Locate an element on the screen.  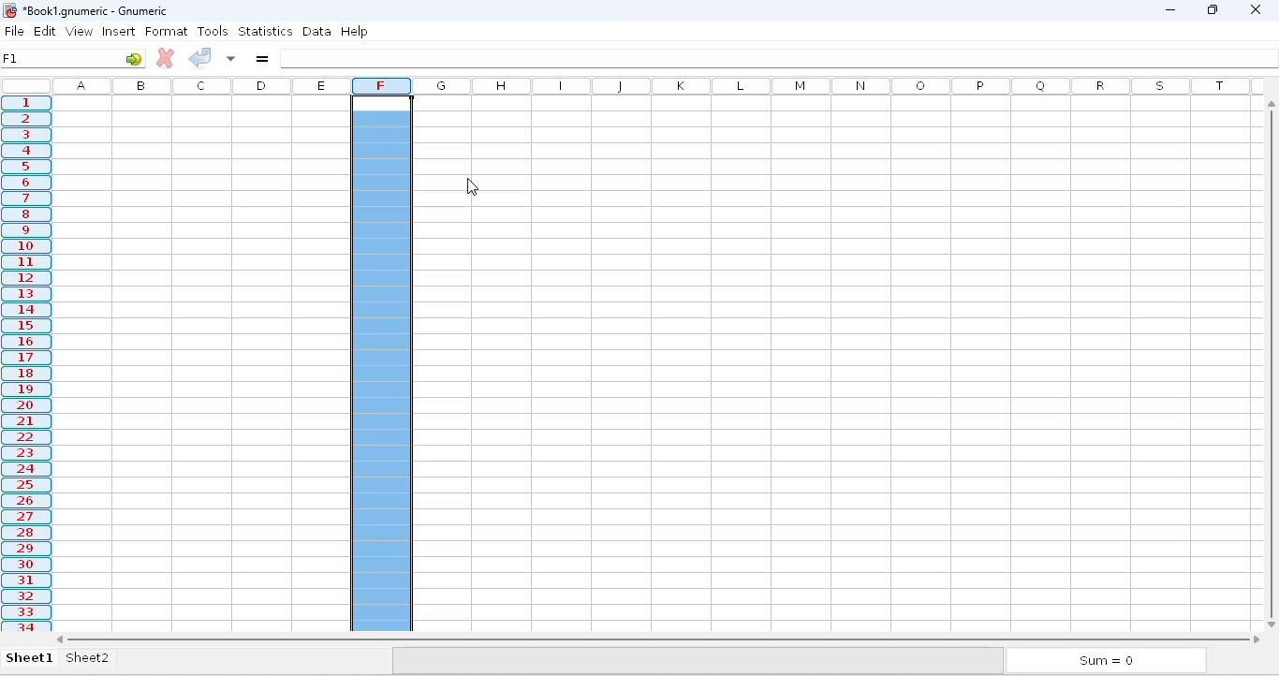
enter formula is located at coordinates (262, 58).